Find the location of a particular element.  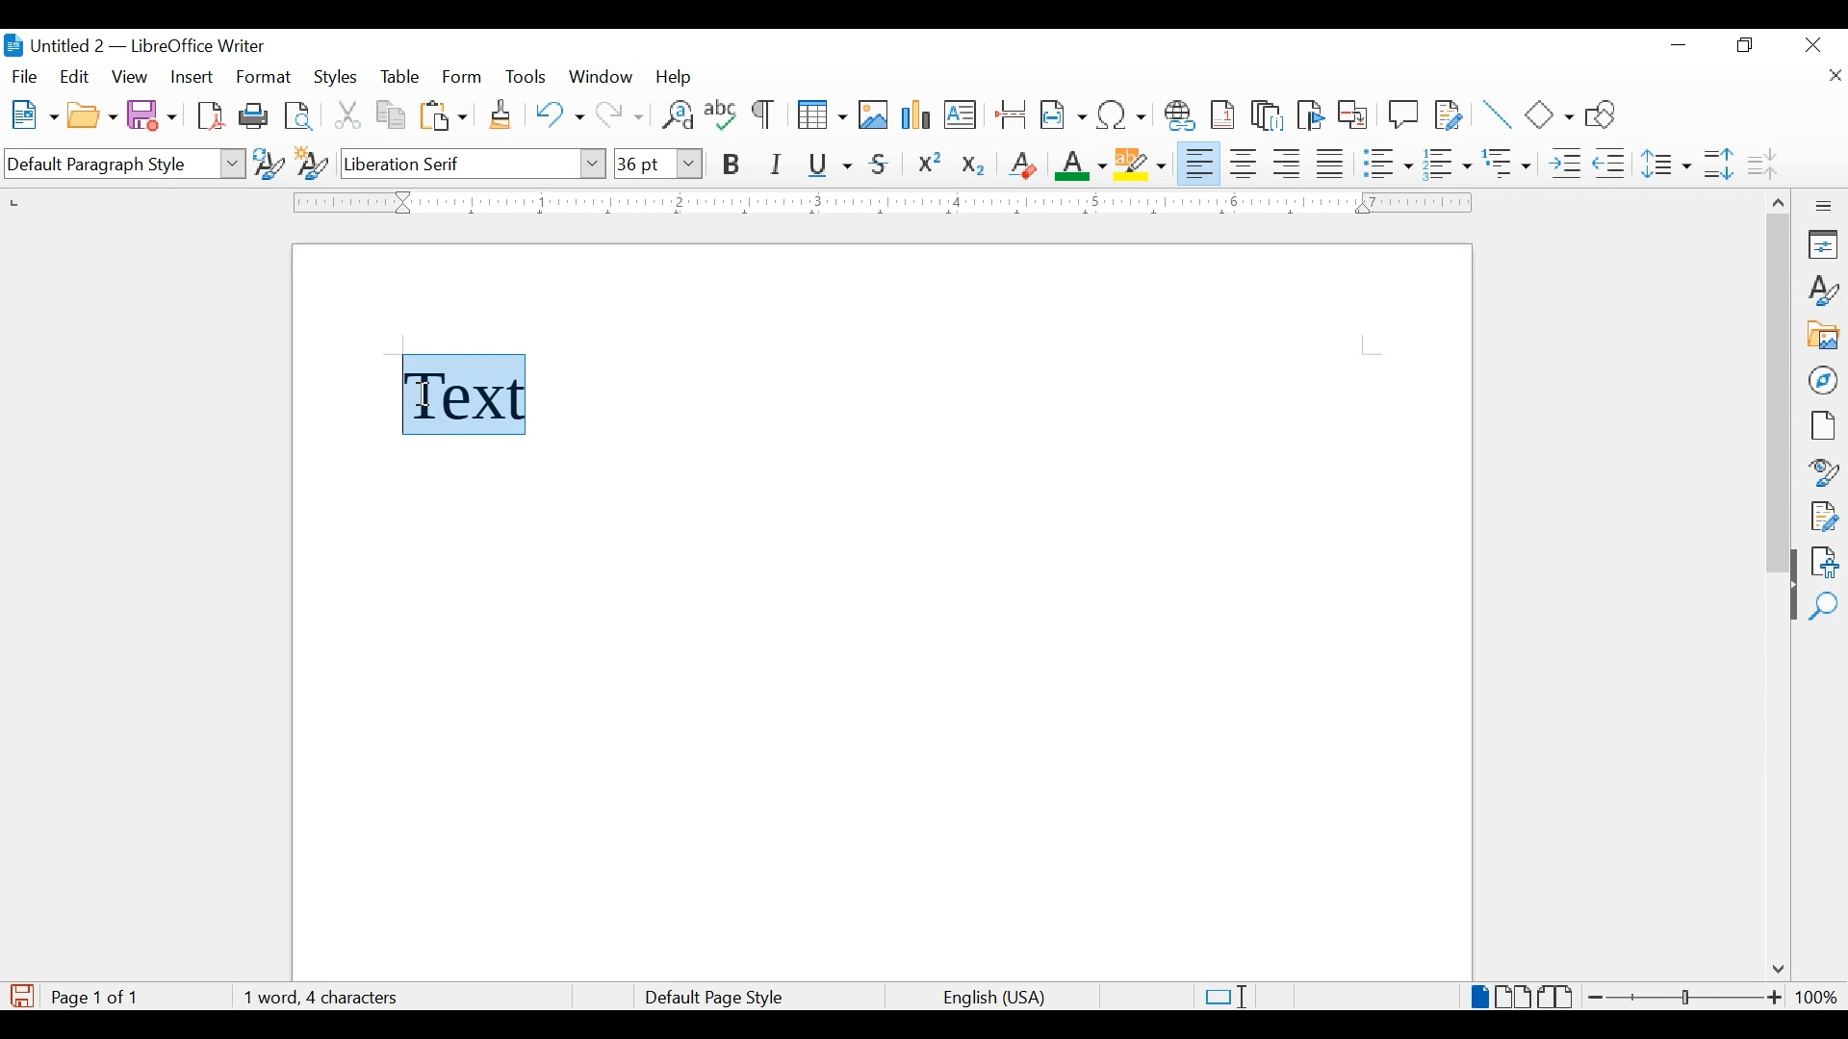

styles is located at coordinates (338, 78).